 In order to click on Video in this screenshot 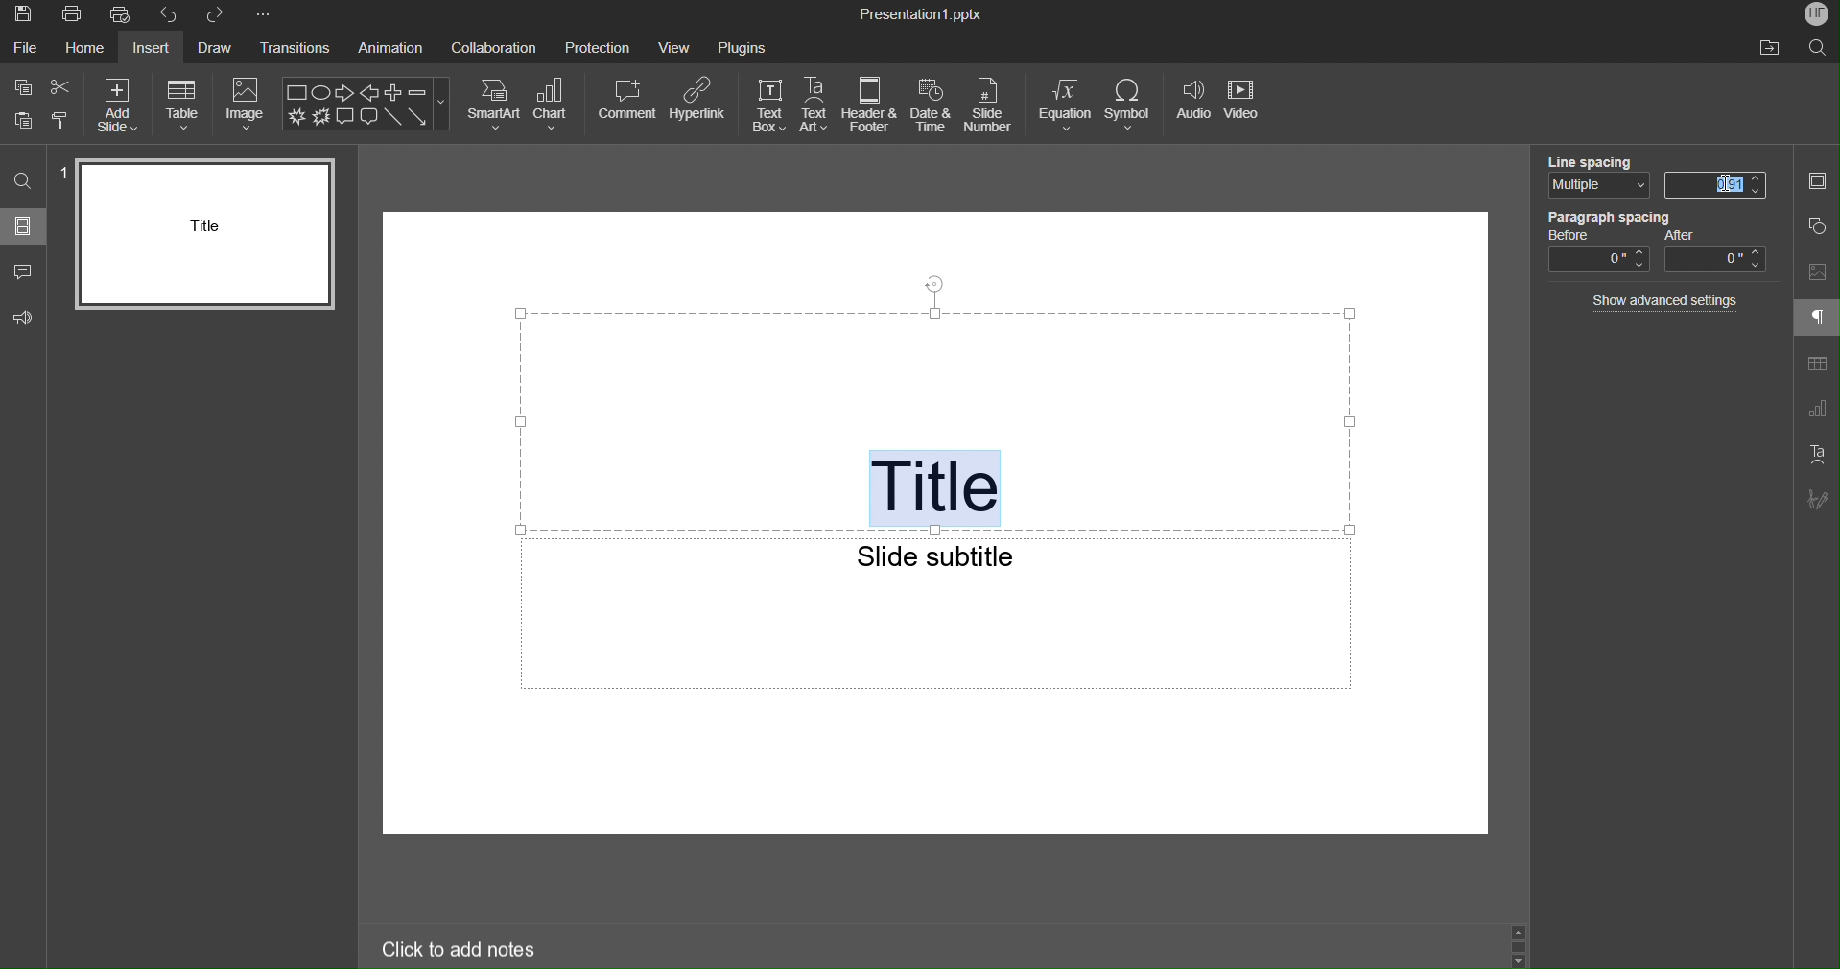, I will do `click(1248, 107)`.